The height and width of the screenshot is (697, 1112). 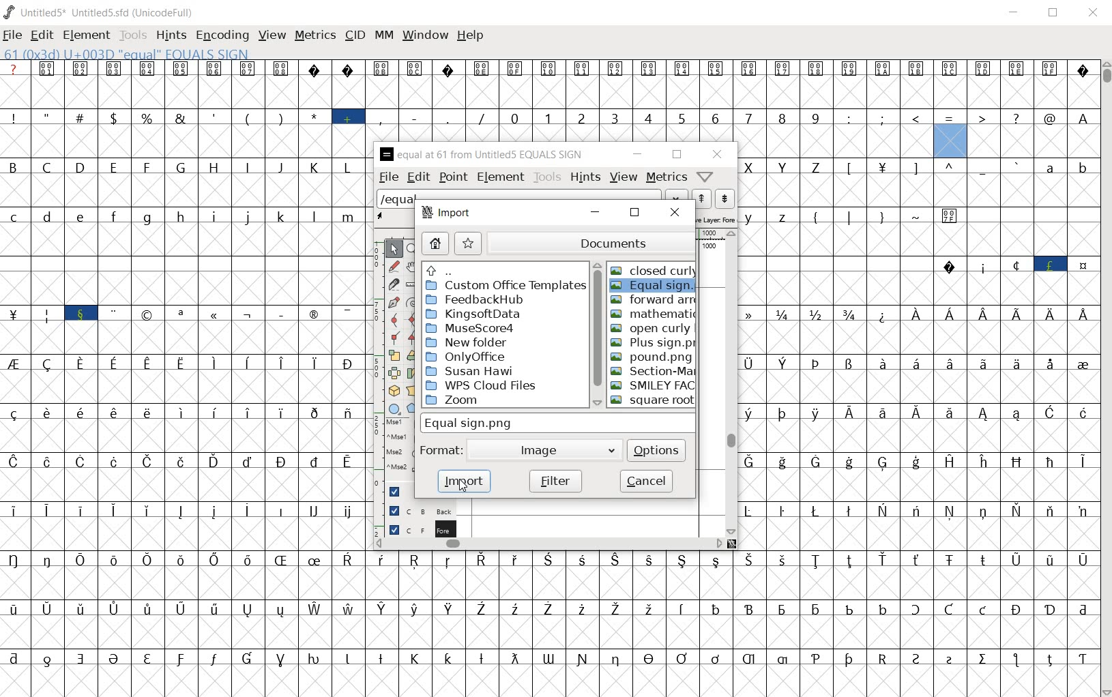 I want to click on encoding, so click(x=220, y=35).